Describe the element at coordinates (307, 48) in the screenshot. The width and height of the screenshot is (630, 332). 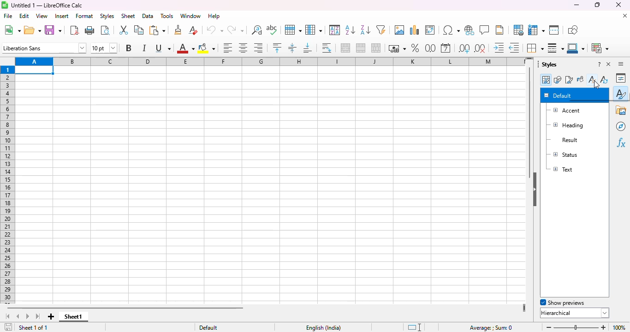
I see `align bottom` at that location.